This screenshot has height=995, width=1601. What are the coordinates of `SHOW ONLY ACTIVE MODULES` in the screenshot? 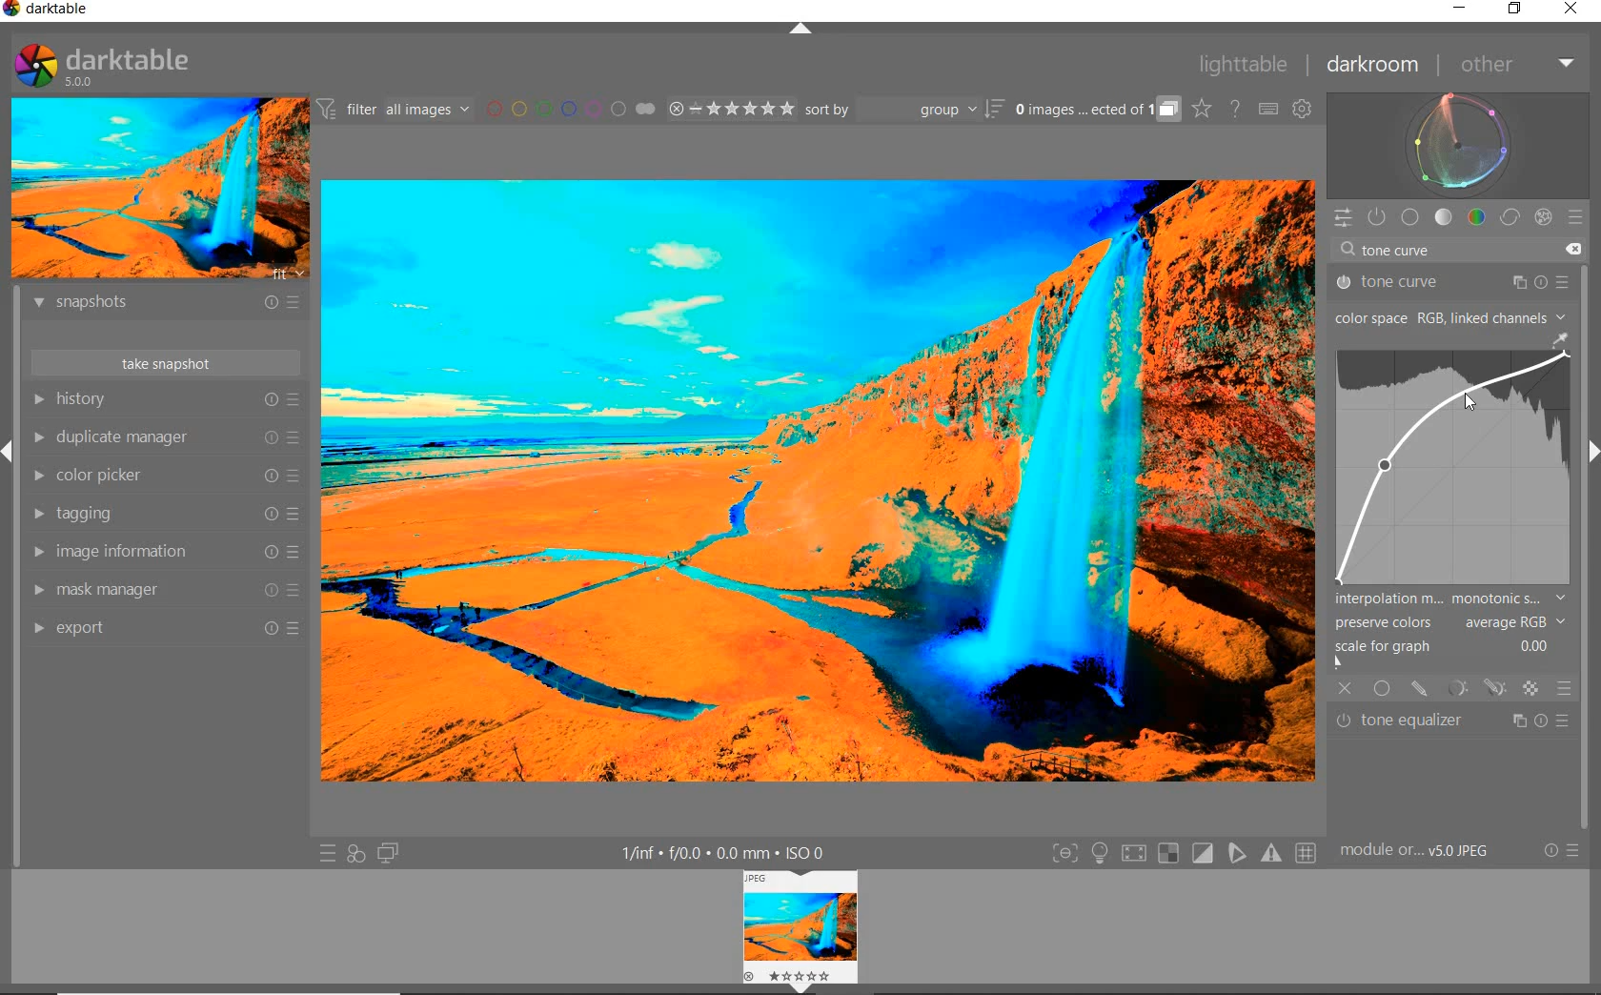 It's located at (1378, 218).